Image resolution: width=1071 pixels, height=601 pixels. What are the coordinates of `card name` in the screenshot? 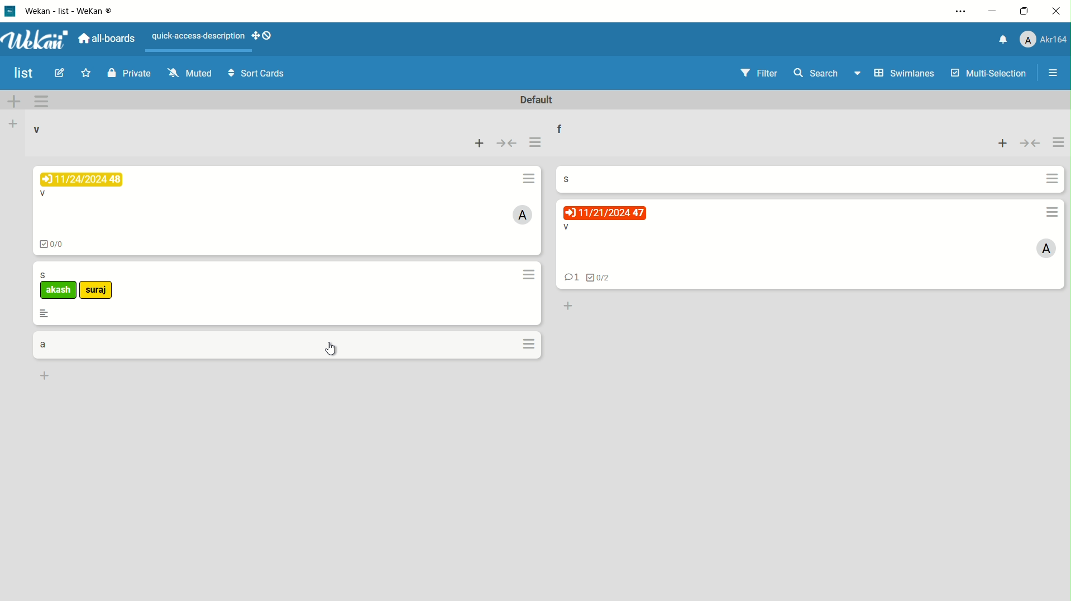 It's located at (45, 275).